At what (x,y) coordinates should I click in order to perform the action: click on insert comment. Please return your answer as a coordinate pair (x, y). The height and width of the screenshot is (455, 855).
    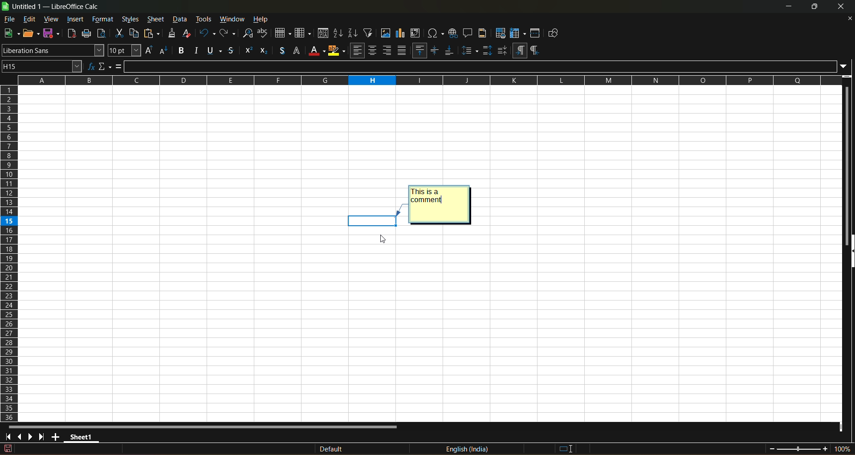
    Looking at the image, I should click on (469, 33).